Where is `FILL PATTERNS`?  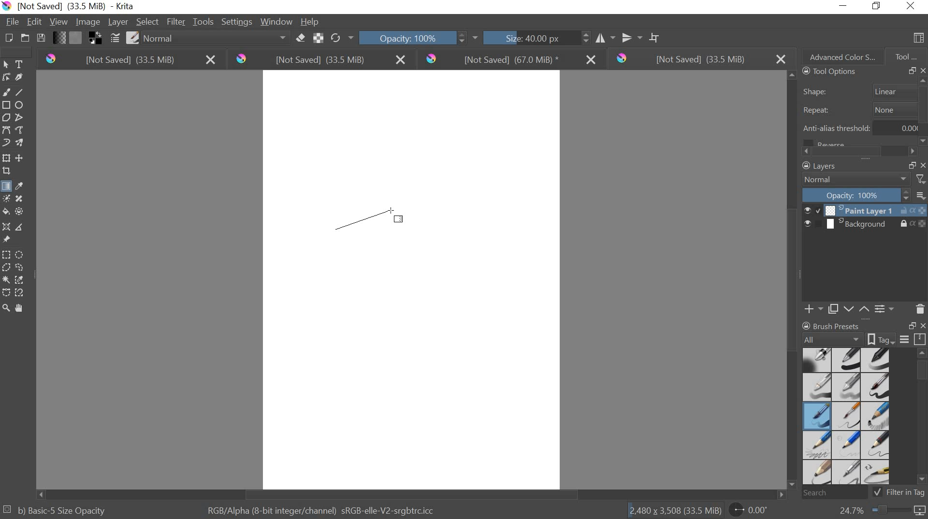
FILL PATTERNS is located at coordinates (78, 37).